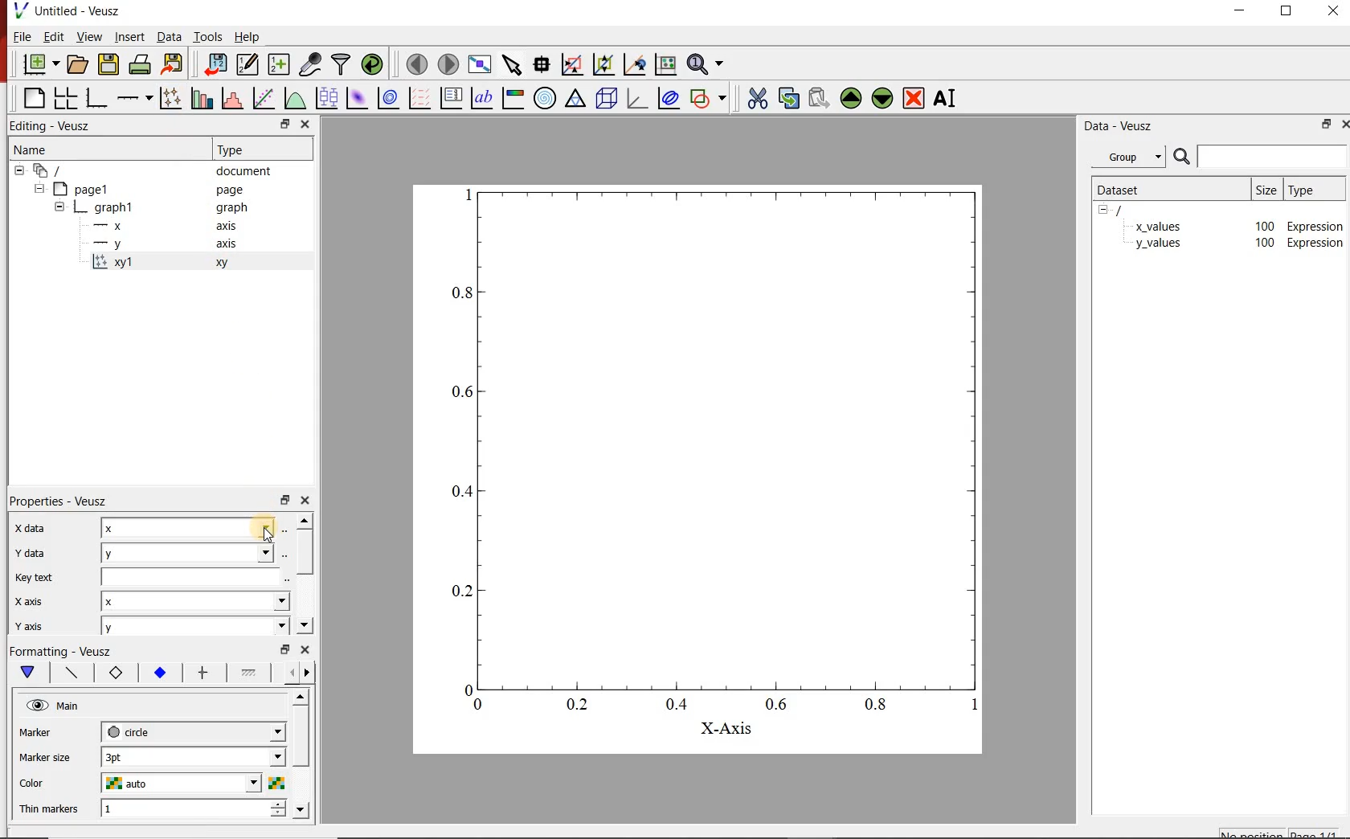 Image resolution: width=1350 pixels, height=839 pixels. Describe the element at coordinates (268, 536) in the screenshot. I see `cursor` at that location.